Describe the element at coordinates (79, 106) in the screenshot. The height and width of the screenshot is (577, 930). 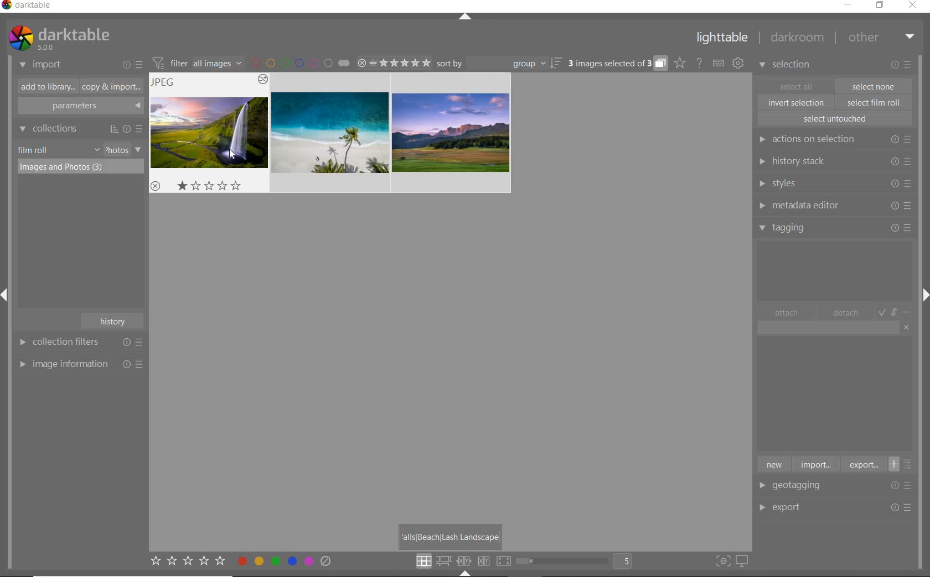
I see `parameters` at that location.